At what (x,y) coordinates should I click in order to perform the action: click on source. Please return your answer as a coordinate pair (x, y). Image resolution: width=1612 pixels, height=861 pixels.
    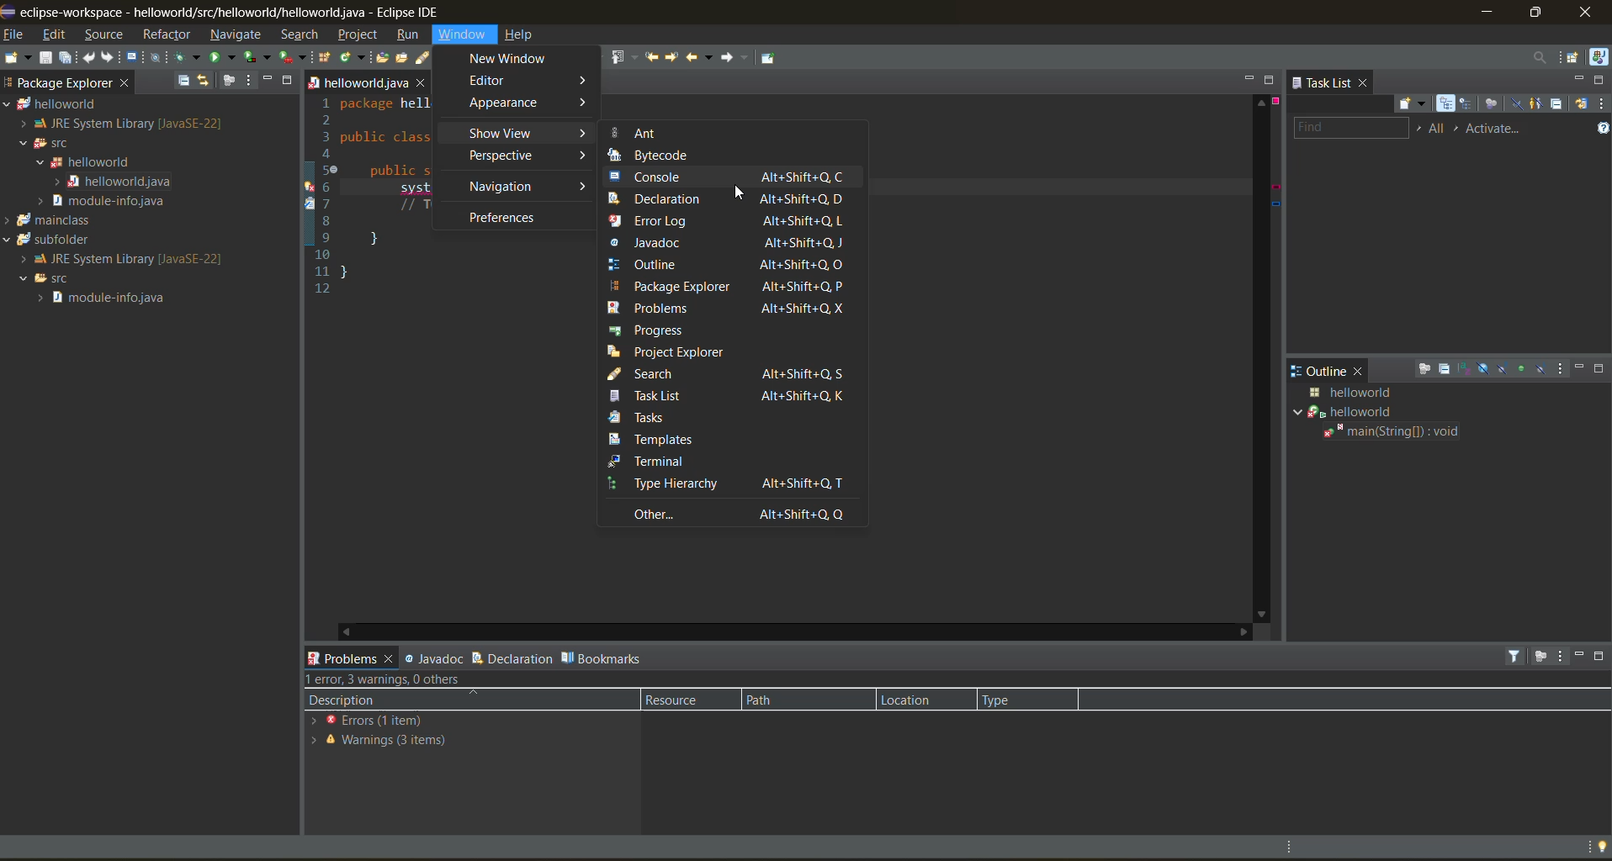
    Looking at the image, I should click on (106, 36).